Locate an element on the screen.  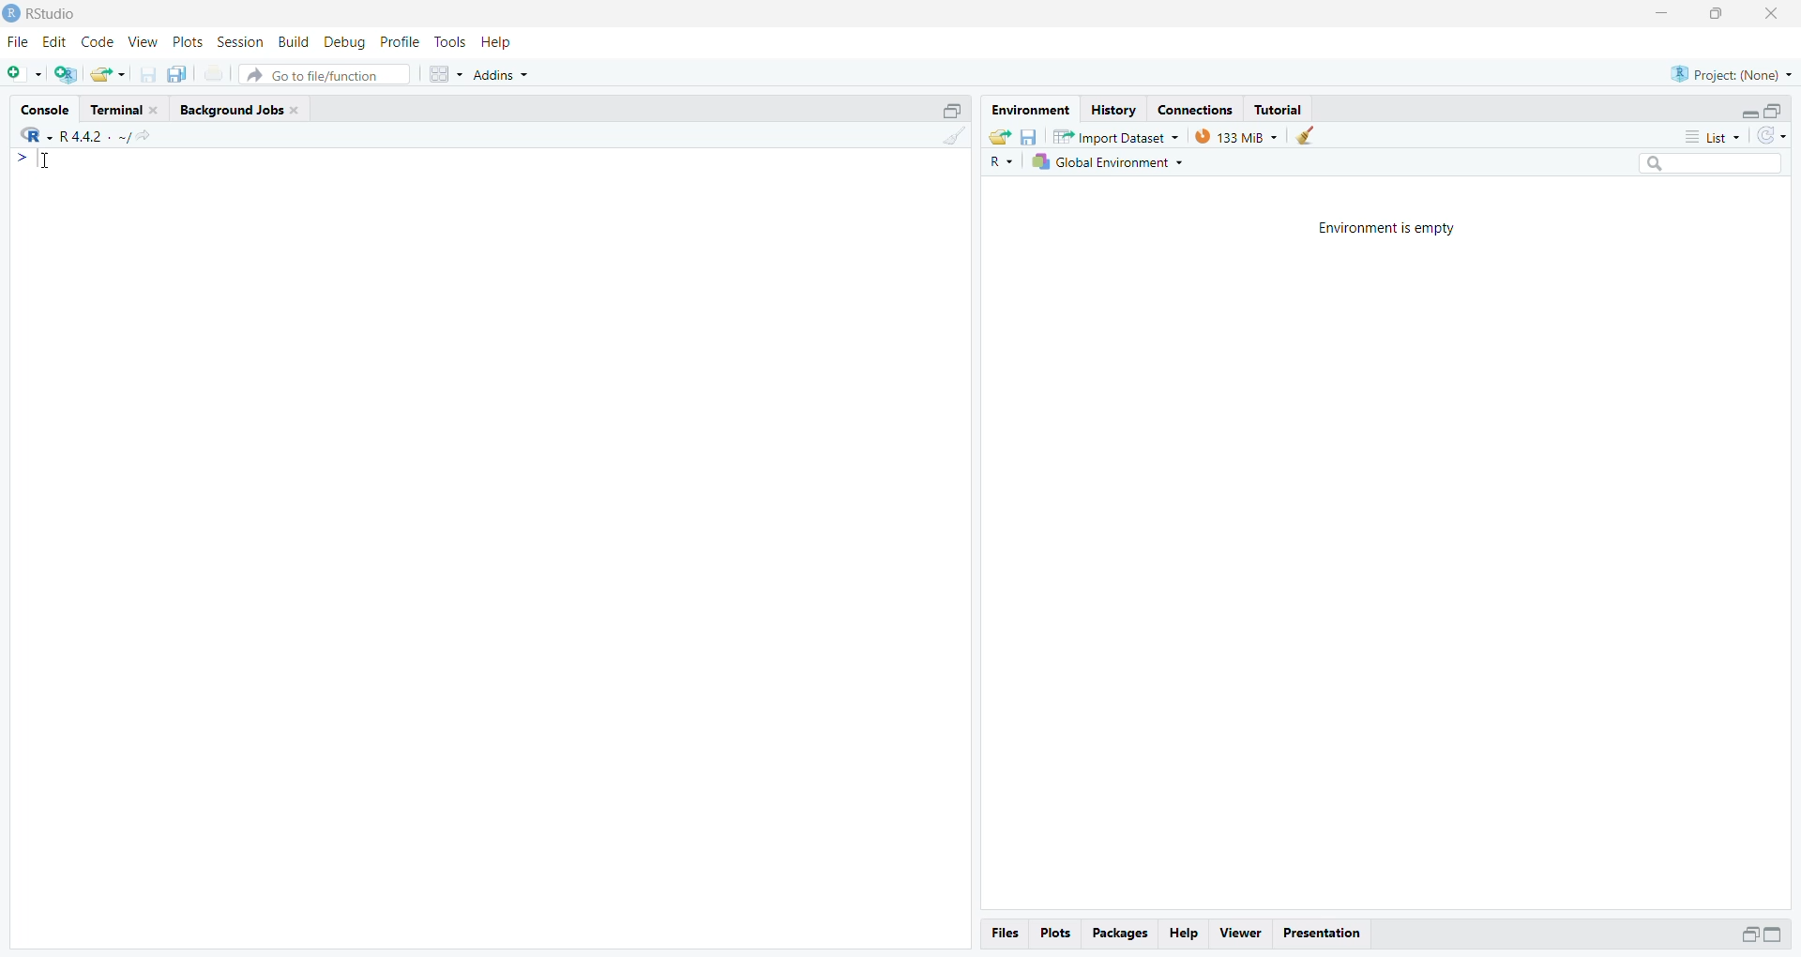
>  is located at coordinates (15, 159).